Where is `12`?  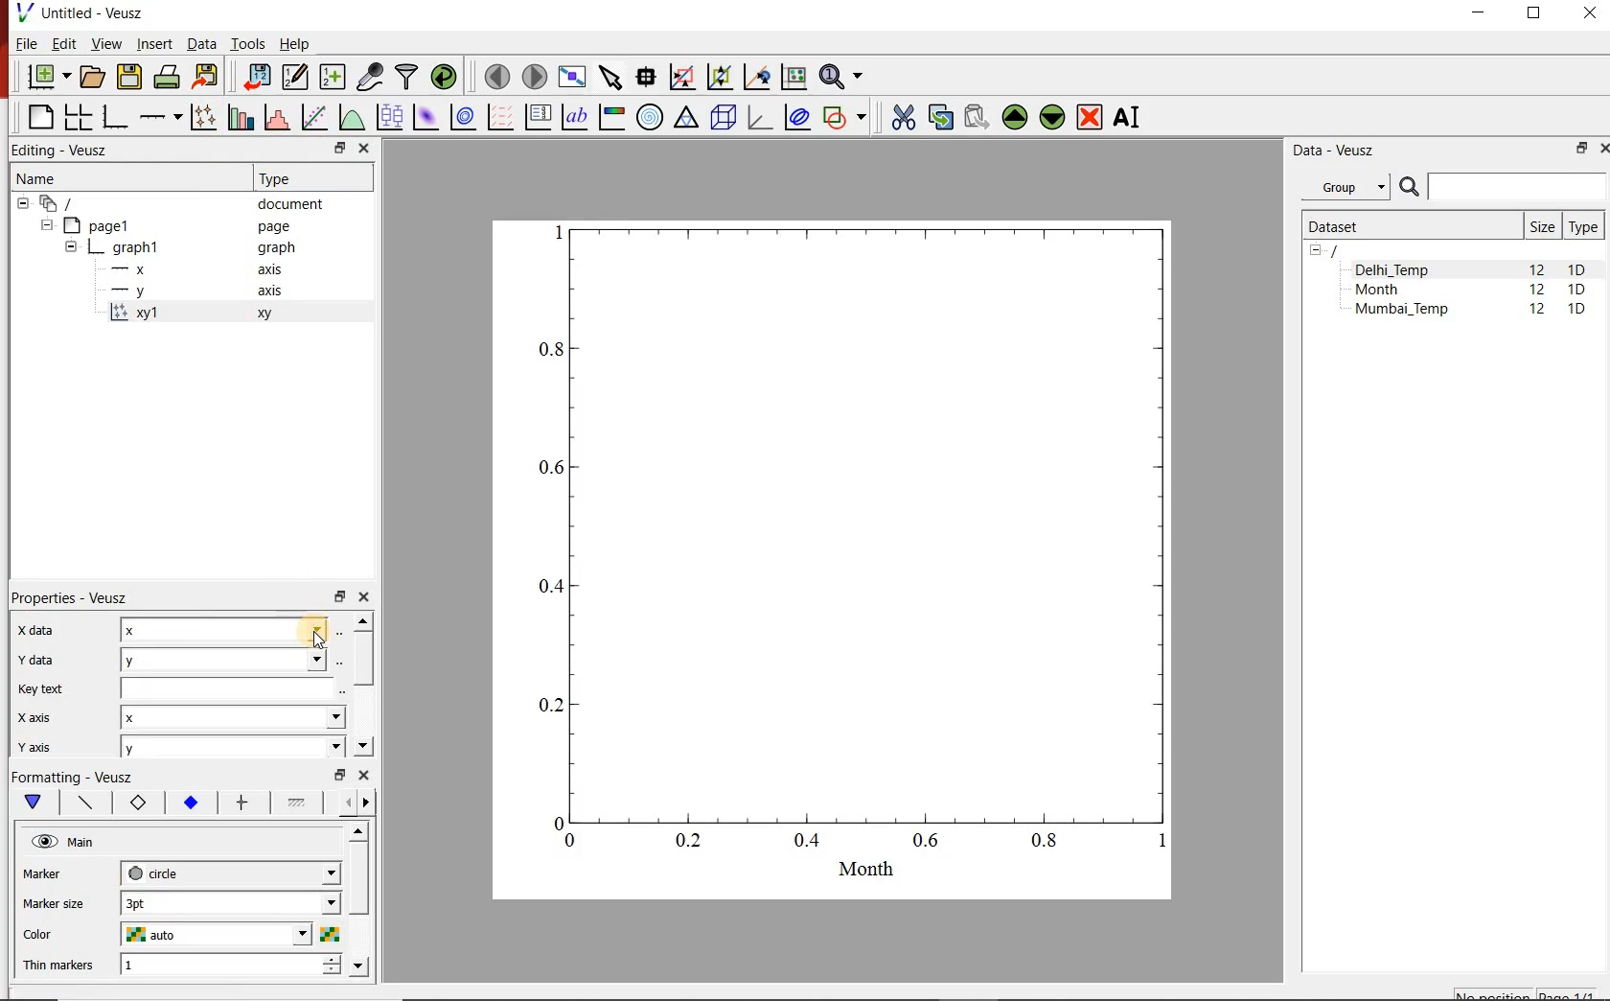 12 is located at coordinates (1537, 291).